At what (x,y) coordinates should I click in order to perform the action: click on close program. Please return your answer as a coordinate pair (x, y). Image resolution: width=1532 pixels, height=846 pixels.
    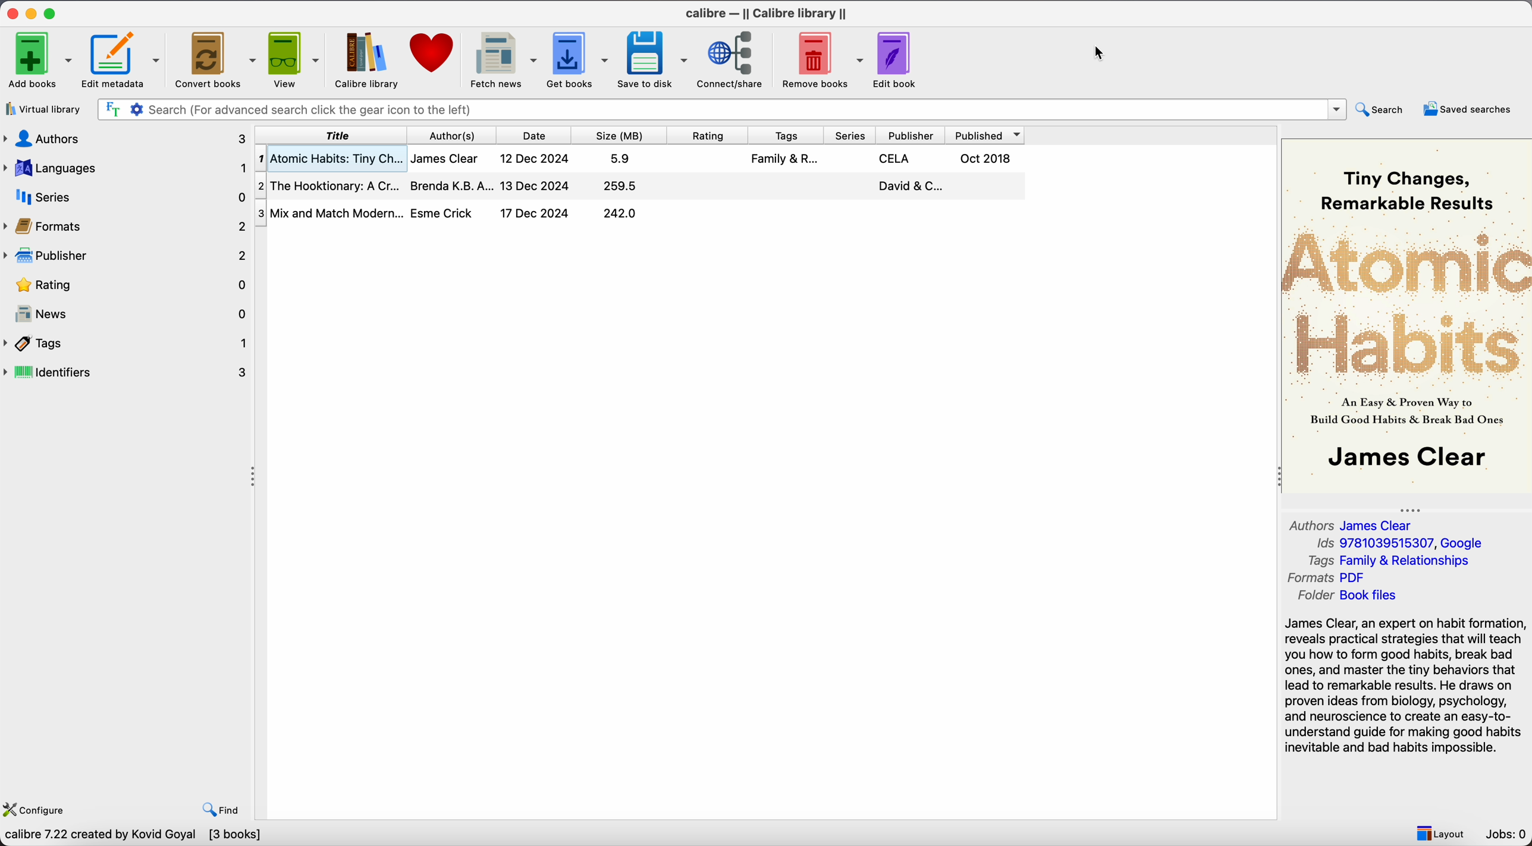
    Looking at the image, I should click on (12, 11).